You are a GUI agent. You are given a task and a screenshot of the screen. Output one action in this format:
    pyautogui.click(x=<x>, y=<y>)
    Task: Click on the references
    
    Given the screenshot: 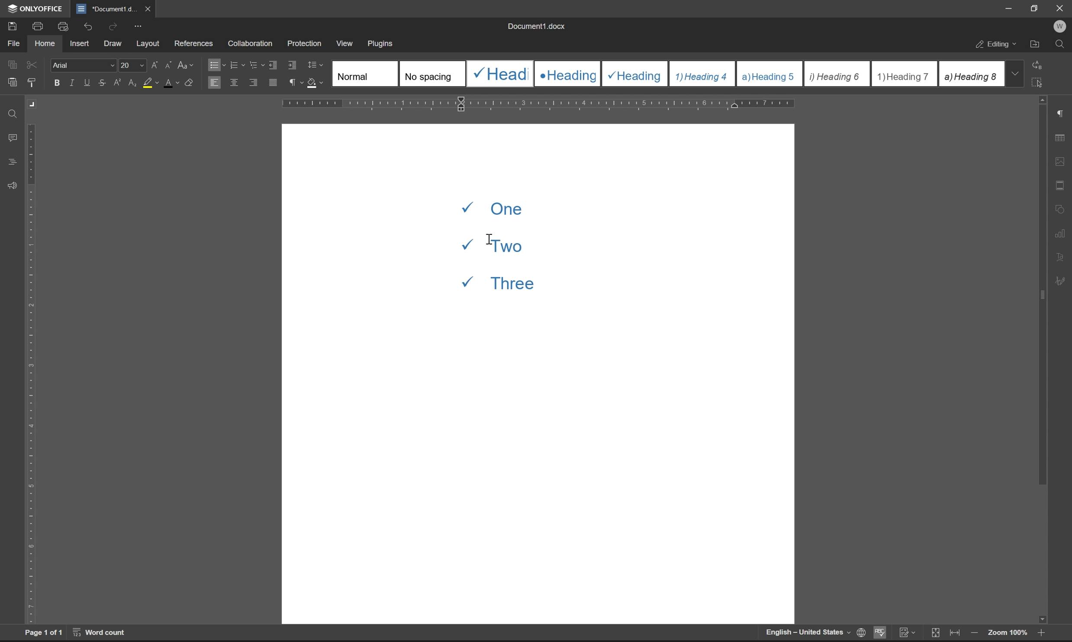 What is the action you would take?
    pyautogui.click(x=194, y=42)
    